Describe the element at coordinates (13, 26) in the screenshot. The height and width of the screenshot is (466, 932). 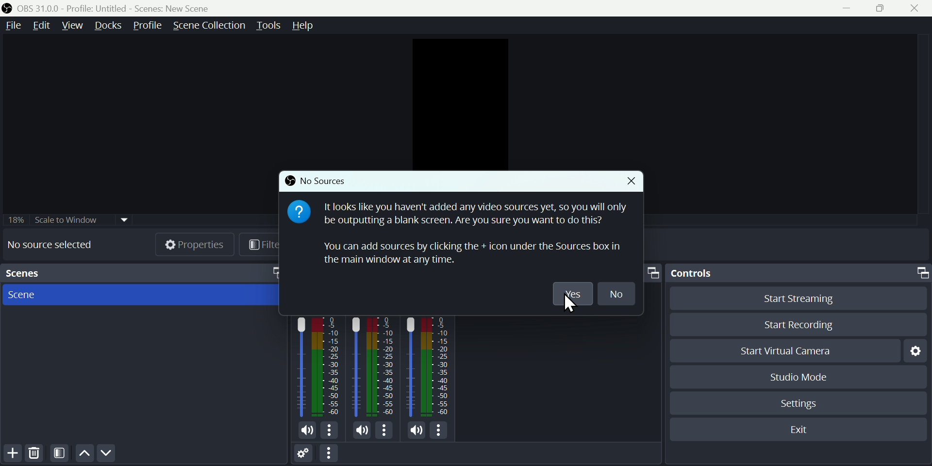
I see `File` at that location.